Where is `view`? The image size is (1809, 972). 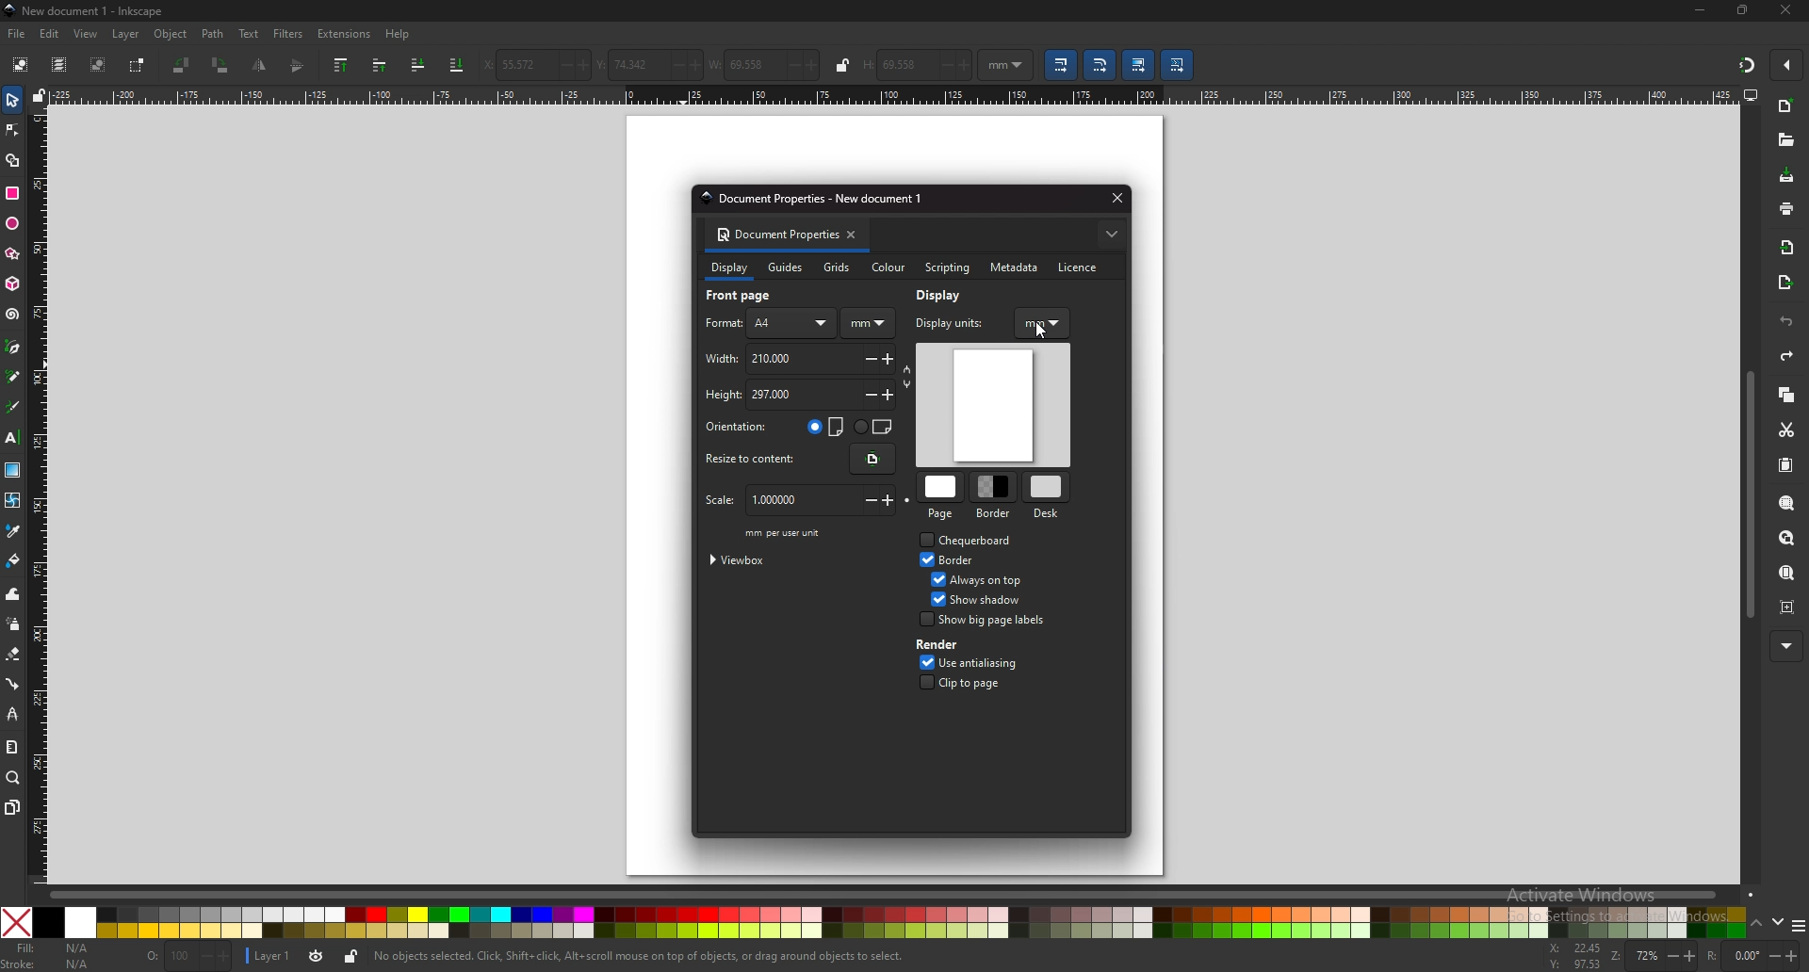
view is located at coordinates (89, 33).